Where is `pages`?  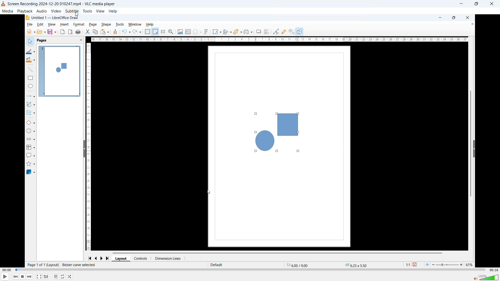
pages is located at coordinates (42, 41).